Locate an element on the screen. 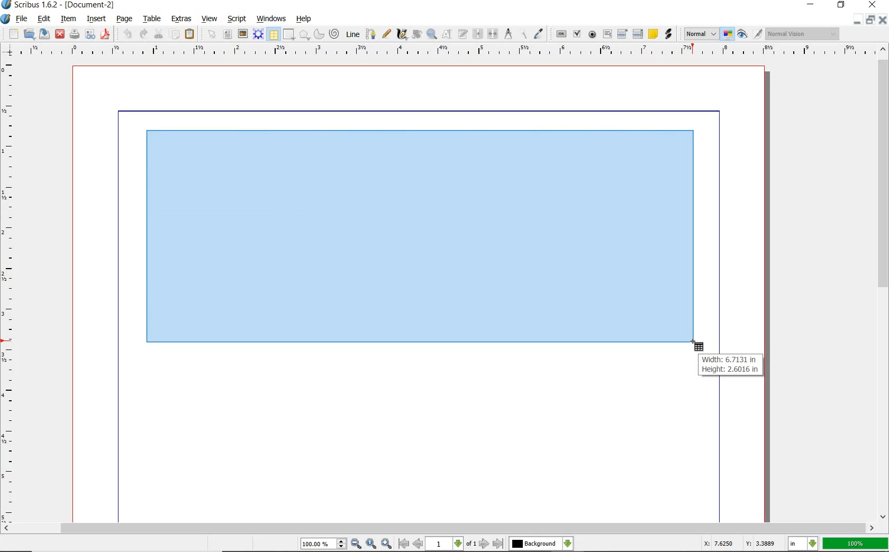 The height and width of the screenshot is (552, 889). table is located at coordinates (153, 20).